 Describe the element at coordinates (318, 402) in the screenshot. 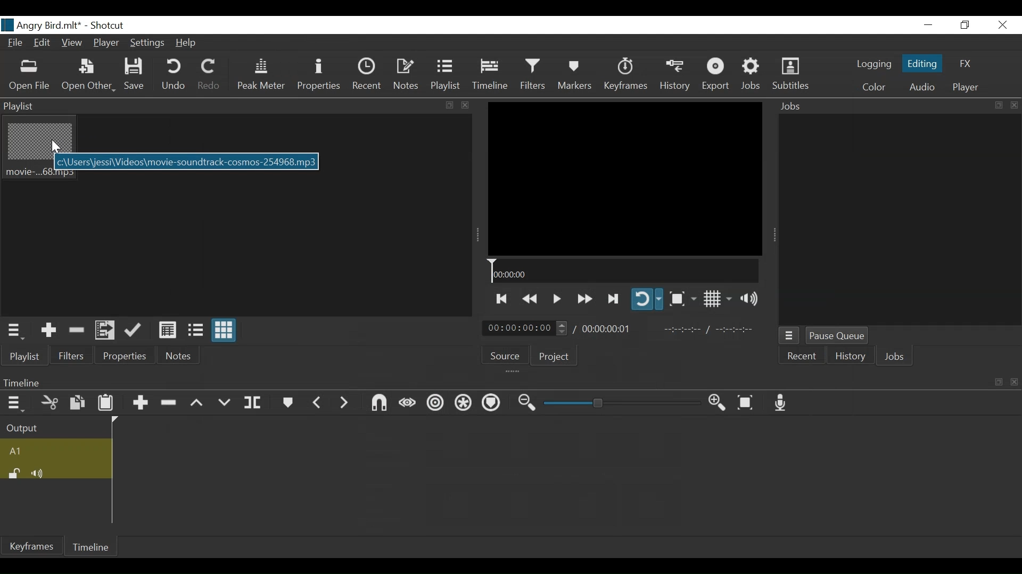

I see `Previous marker` at that location.